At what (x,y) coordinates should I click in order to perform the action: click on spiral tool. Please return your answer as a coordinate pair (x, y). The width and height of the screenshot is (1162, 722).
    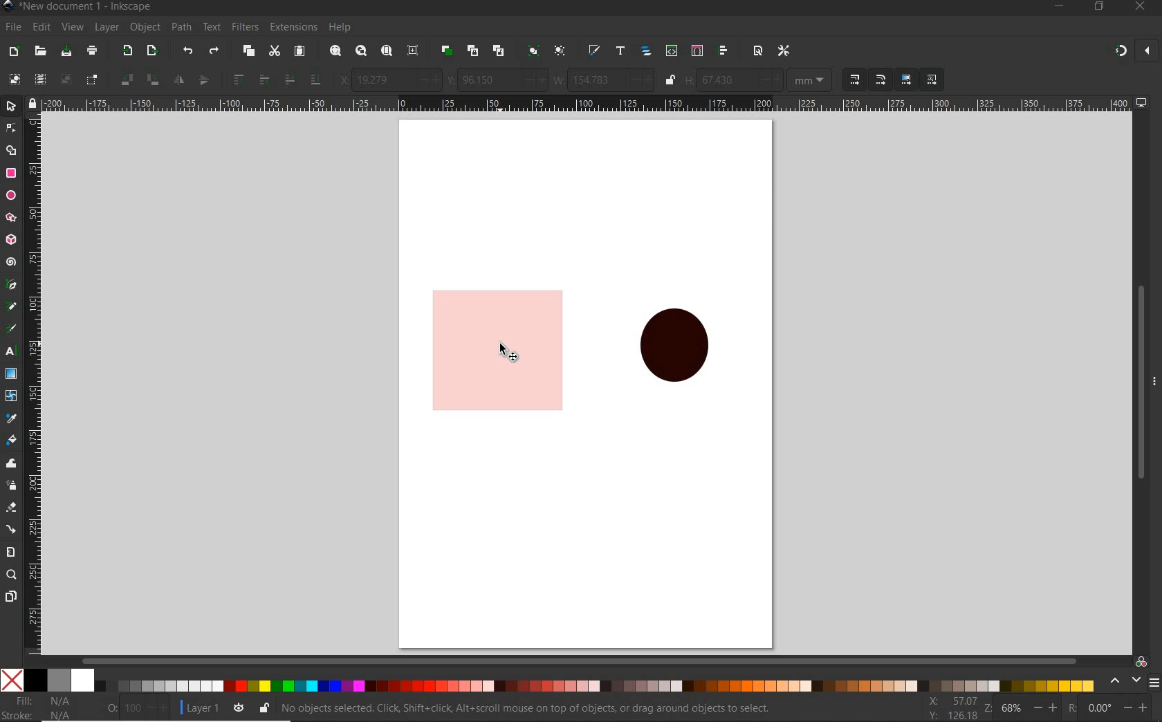
    Looking at the image, I should click on (11, 261).